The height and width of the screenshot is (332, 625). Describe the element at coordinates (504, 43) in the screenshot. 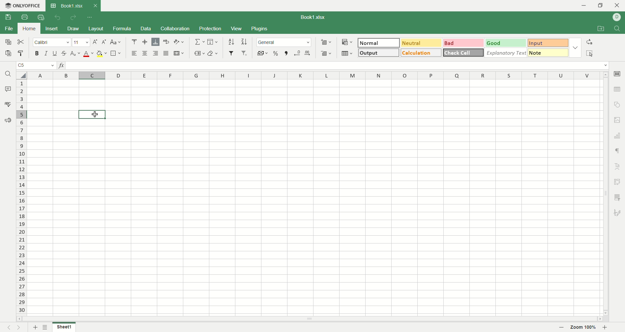

I see `good` at that location.